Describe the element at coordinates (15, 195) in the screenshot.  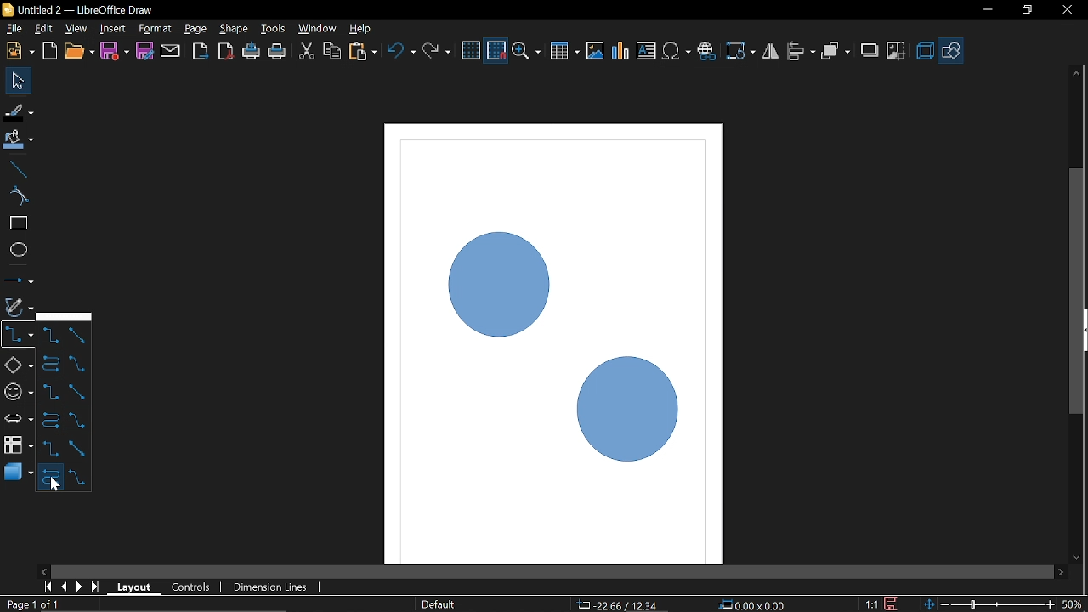
I see `Curve` at that location.